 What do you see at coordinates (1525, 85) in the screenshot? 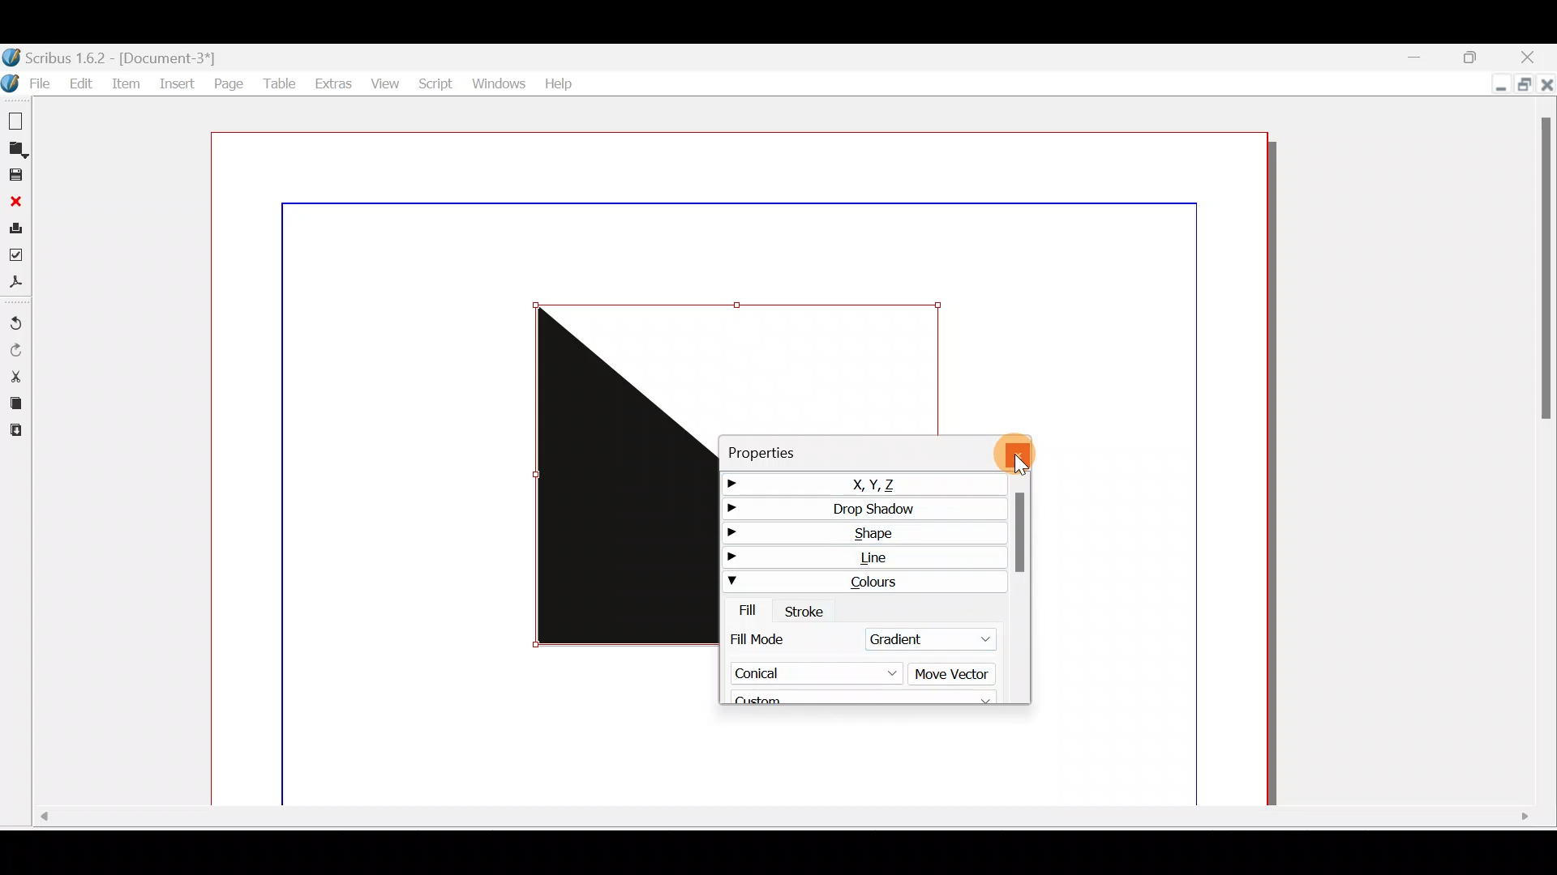
I see `Maximise` at bounding box center [1525, 85].